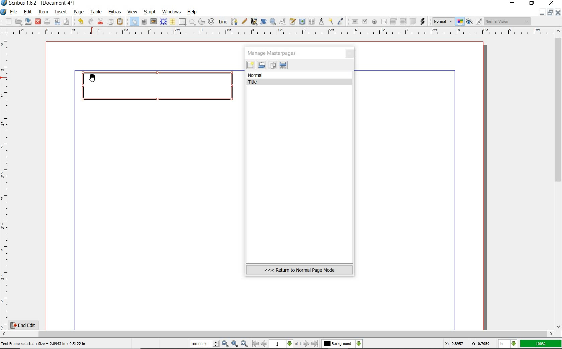 The height and width of the screenshot is (349, 562). Describe the element at coordinates (299, 270) in the screenshot. I see `Return to normal page mode` at that location.